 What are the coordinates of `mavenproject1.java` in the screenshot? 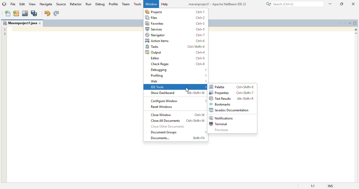 It's located at (20, 23).